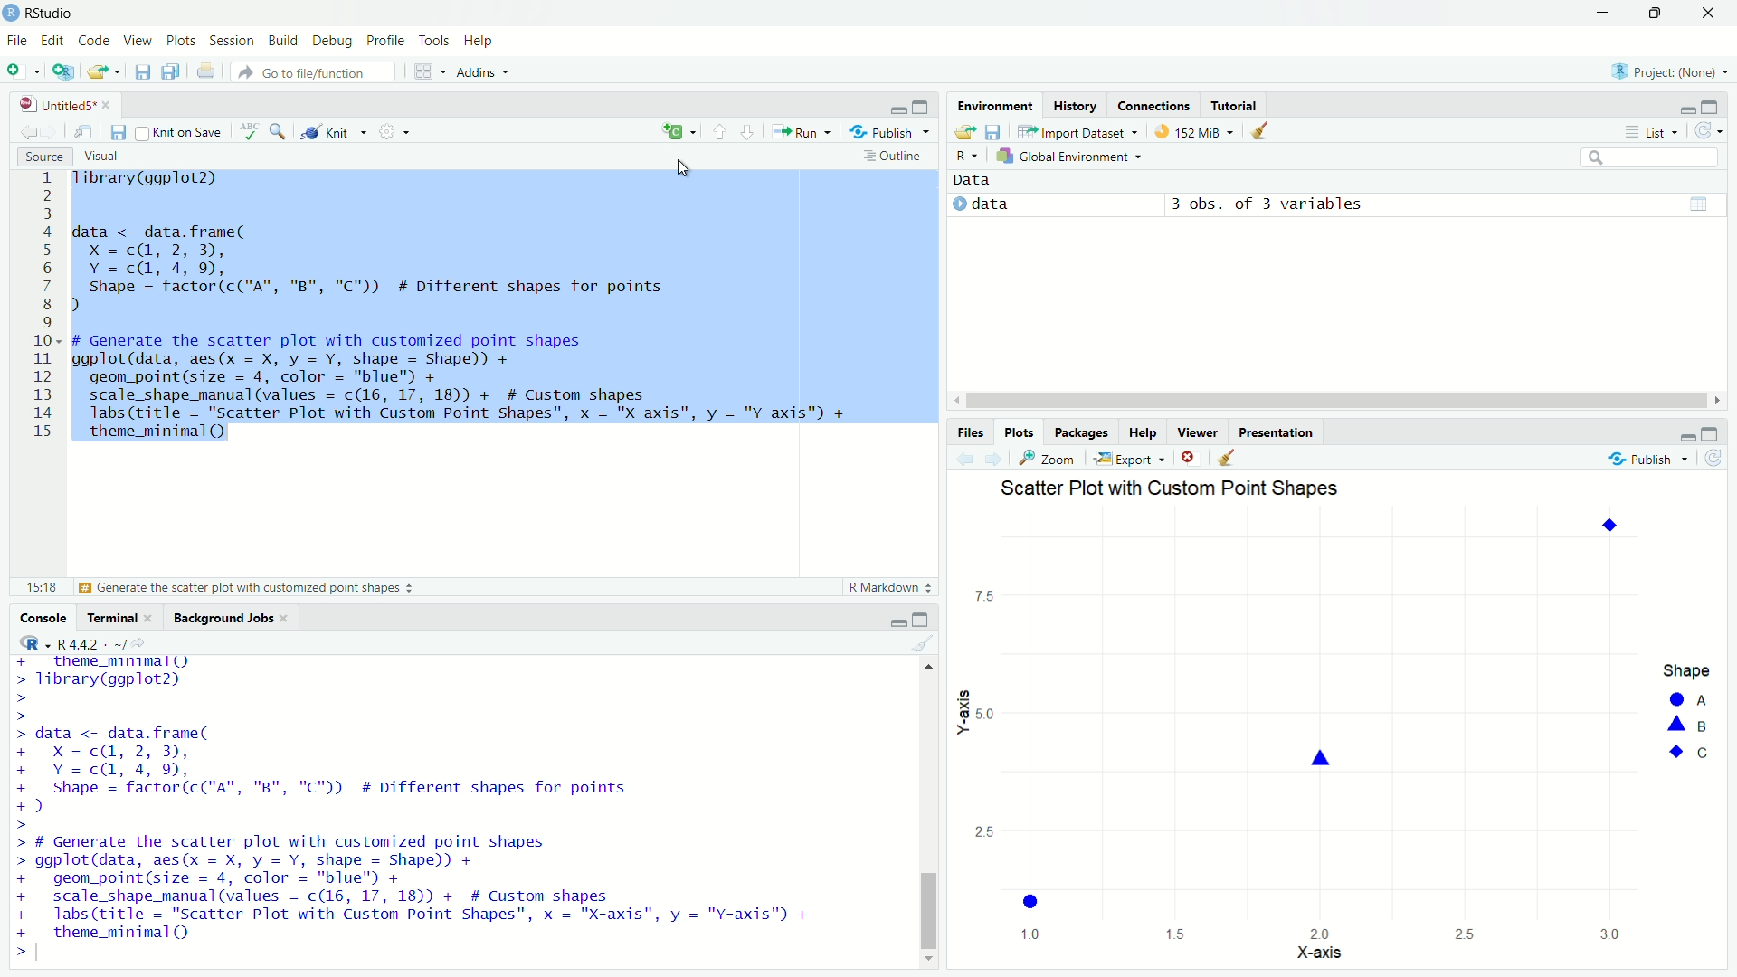 This screenshot has height=977, width=1737. What do you see at coordinates (745, 130) in the screenshot?
I see `Go to next section/chunk` at bounding box center [745, 130].